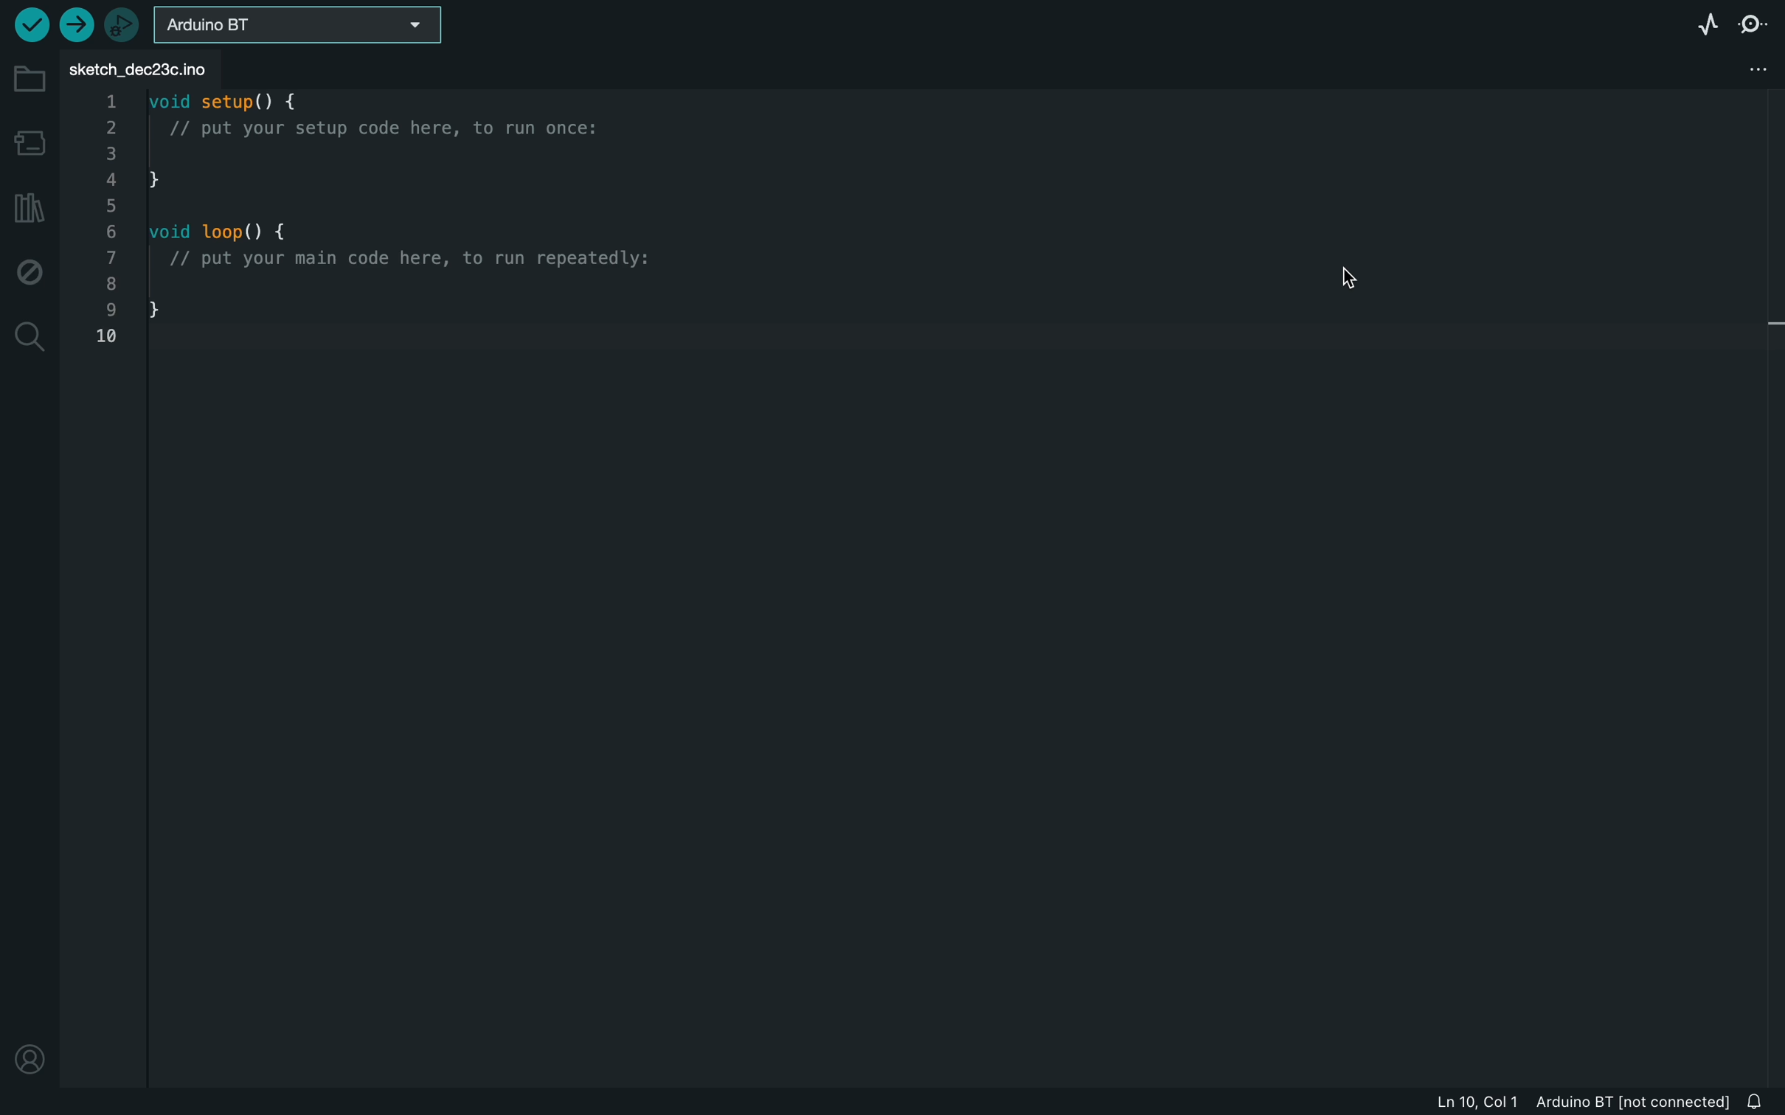 The height and width of the screenshot is (1115, 1785). I want to click on serial plotter, so click(1703, 22).